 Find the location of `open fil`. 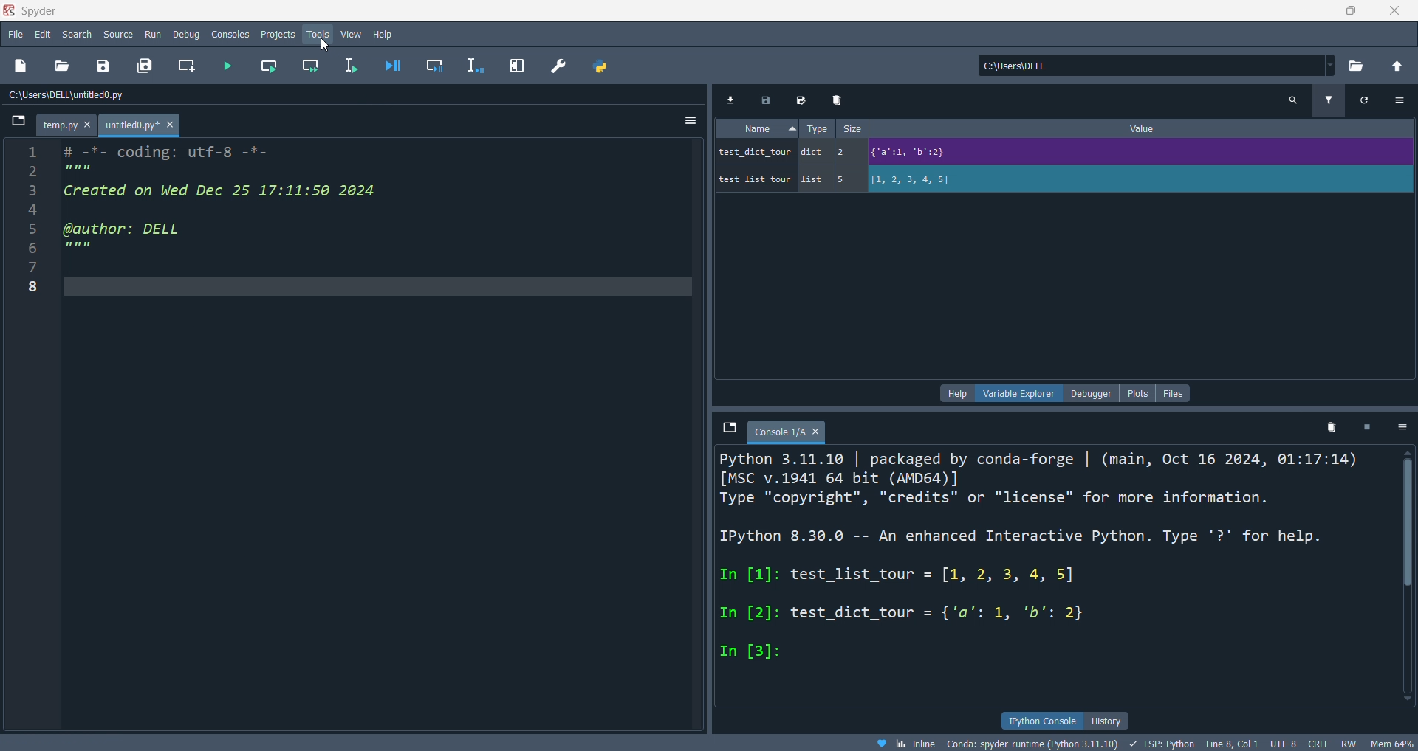

open fil is located at coordinates (66, 66).